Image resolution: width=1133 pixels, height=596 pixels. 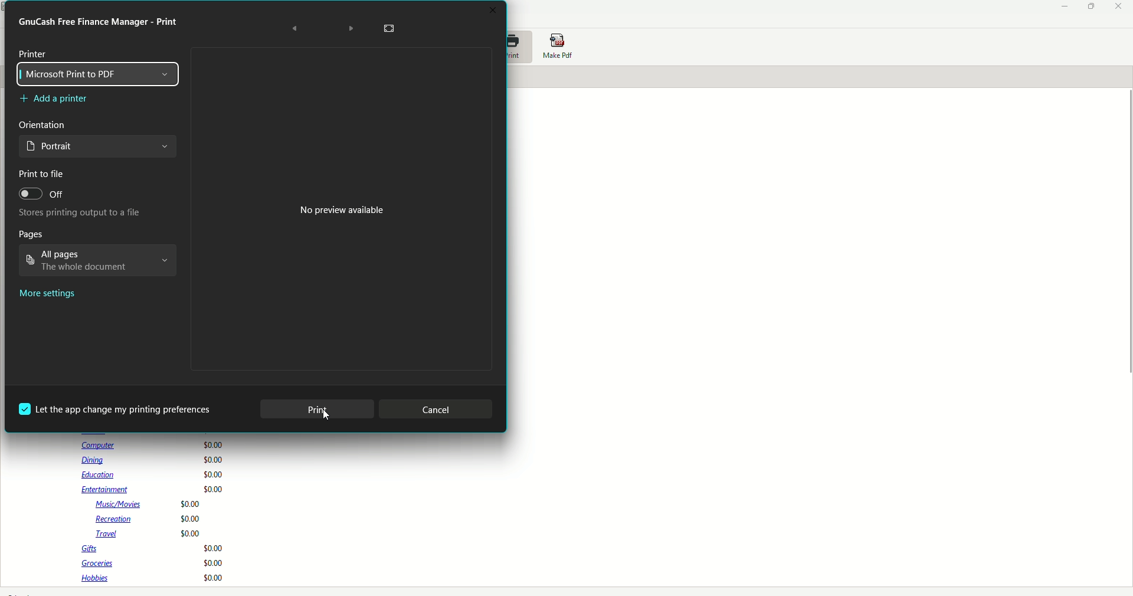 What do you see at coordinates (329, 417) in the screenshot?
I see `cursor` at bounding box center [329, 417].